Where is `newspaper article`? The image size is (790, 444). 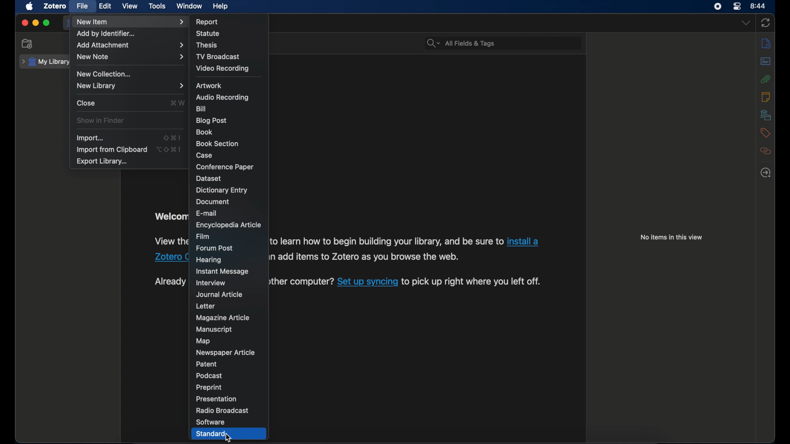 newspaper article is located at coordinates (225, 352).